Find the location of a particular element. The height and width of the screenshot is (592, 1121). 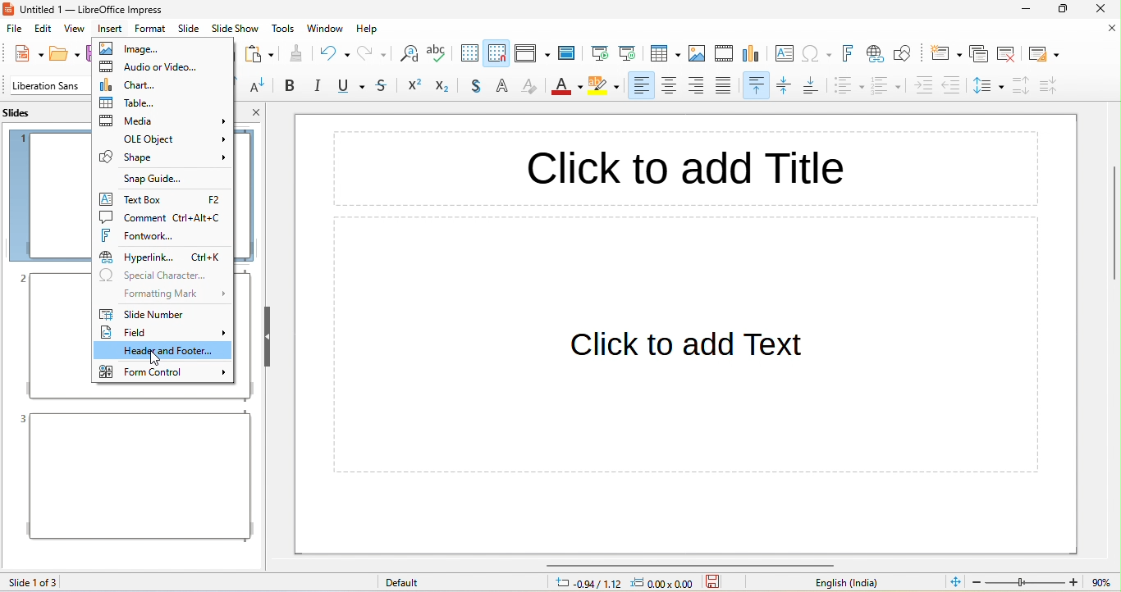

set line spacing is located at coordinates (988, 88).